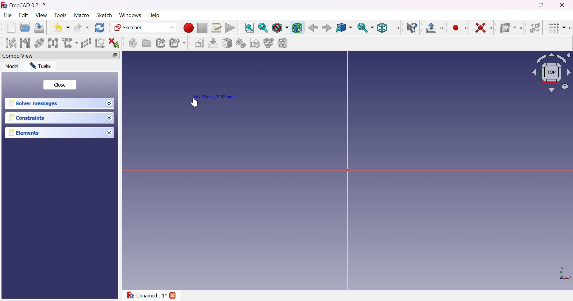  I want to click on Forward, so click(326, 28).